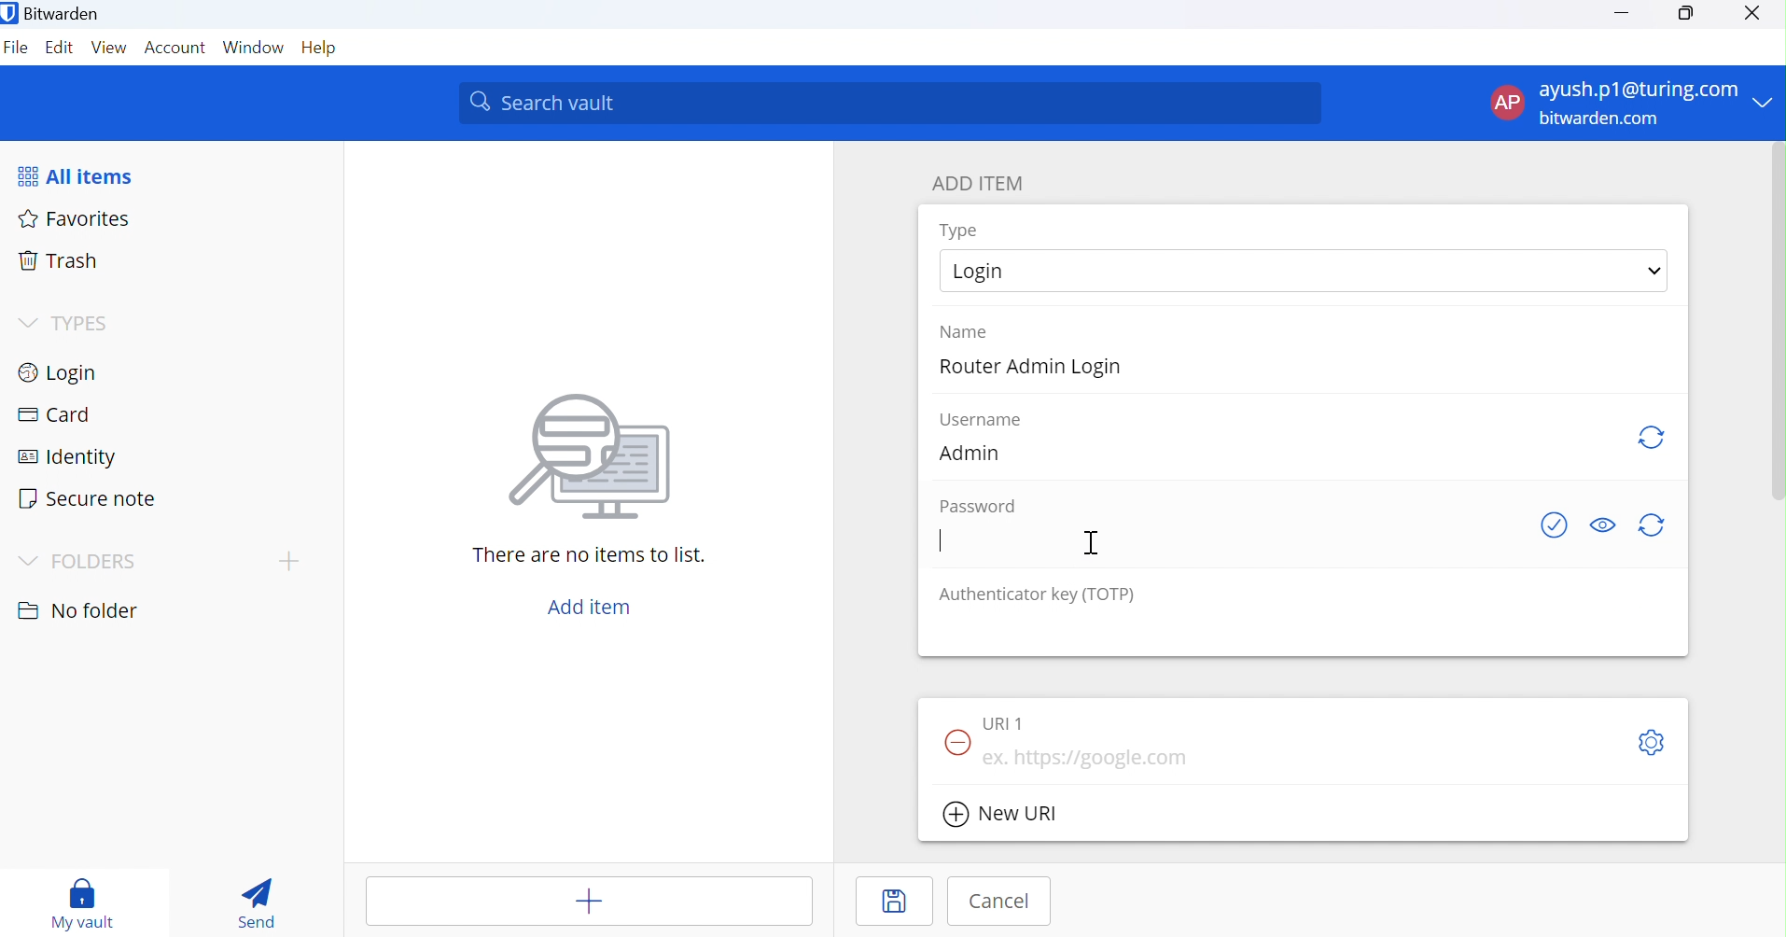 The height and width of the screenshot is (937, 1786). What do you see at coordinates (1623, 13) in the screenshot?
I see `Minimize` at bounding box center [1623, 13].